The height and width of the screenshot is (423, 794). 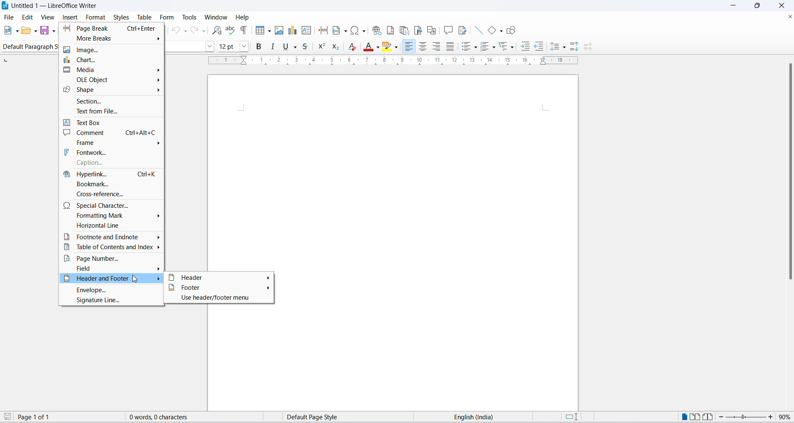 I want to click on bold, so click(x=260, y=48).